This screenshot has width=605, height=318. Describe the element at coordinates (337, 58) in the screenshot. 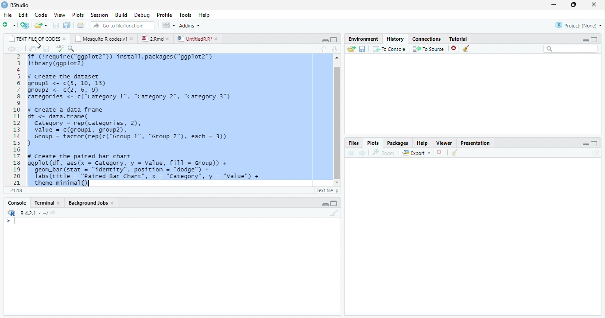

I see `scroll up` at that location.